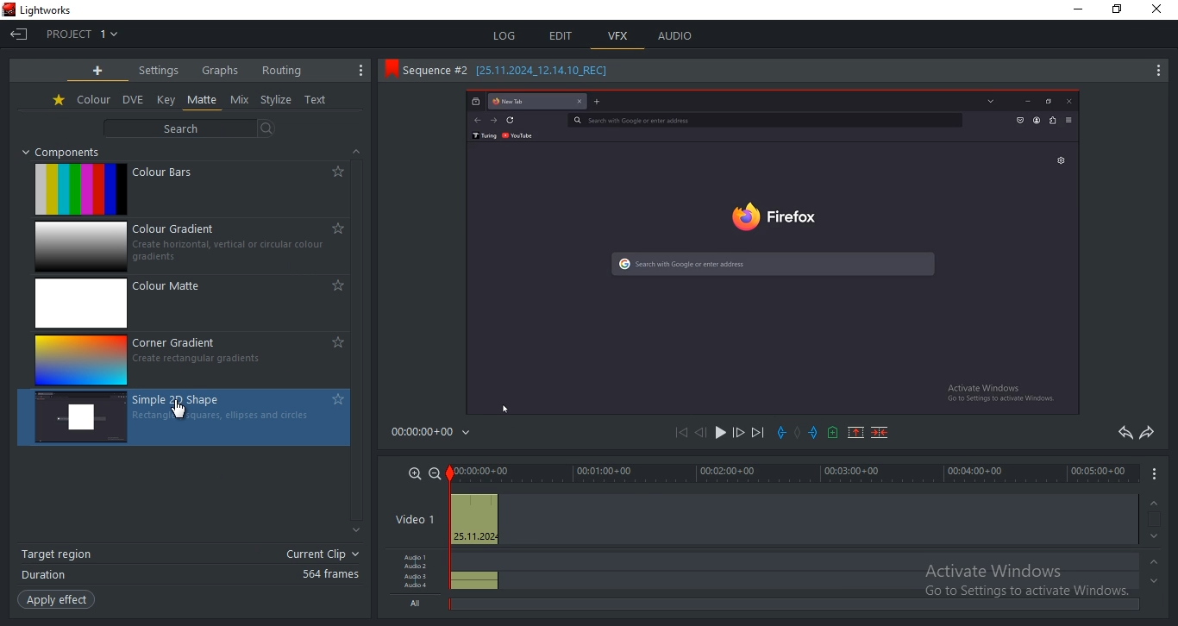  I want to click on audio, so click(417, 580).